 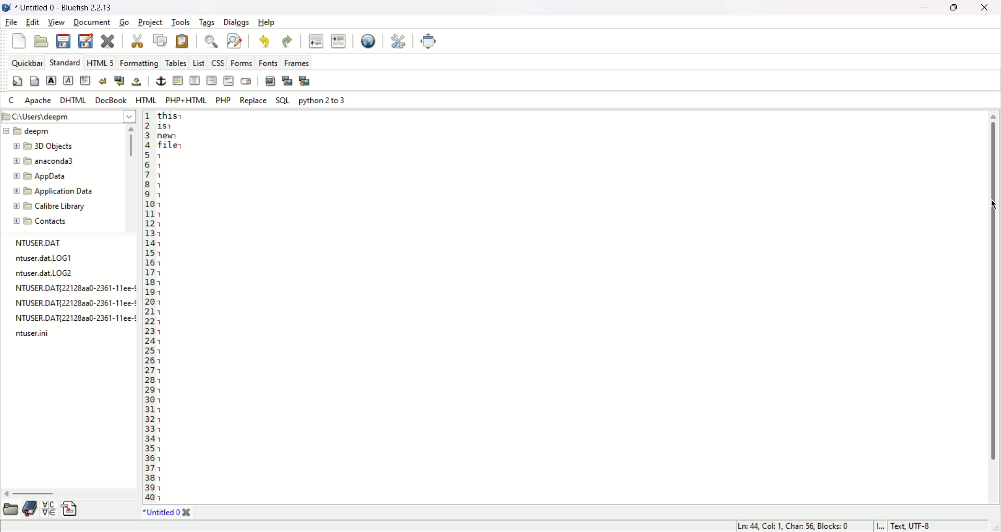 I want to click on unindent, so click(x=315, y=41).